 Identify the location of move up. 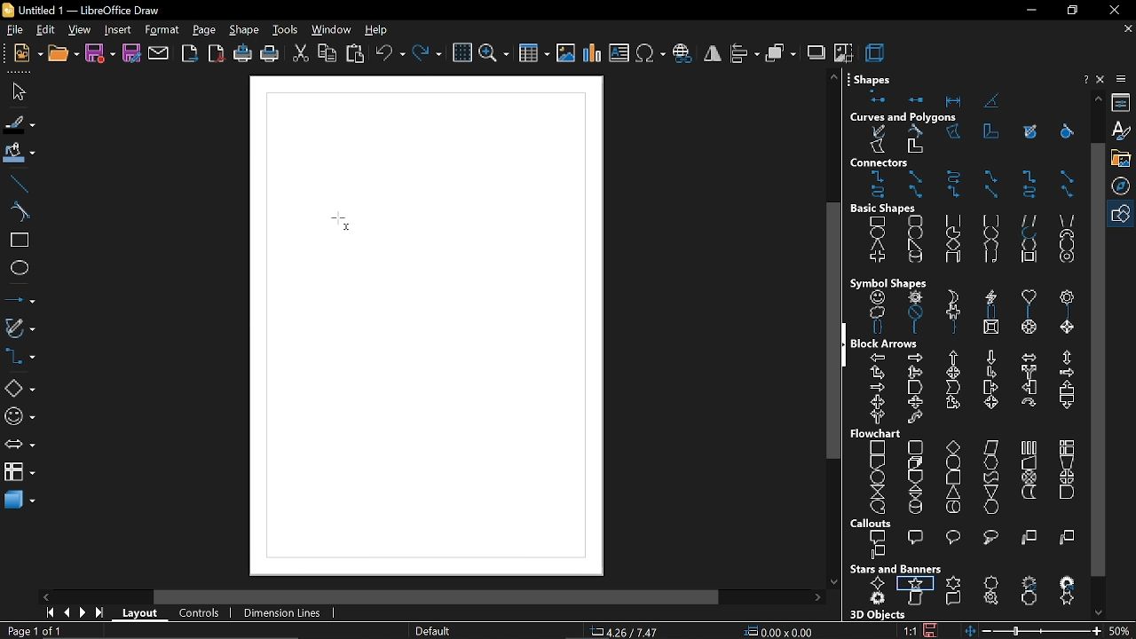
(834, 78).